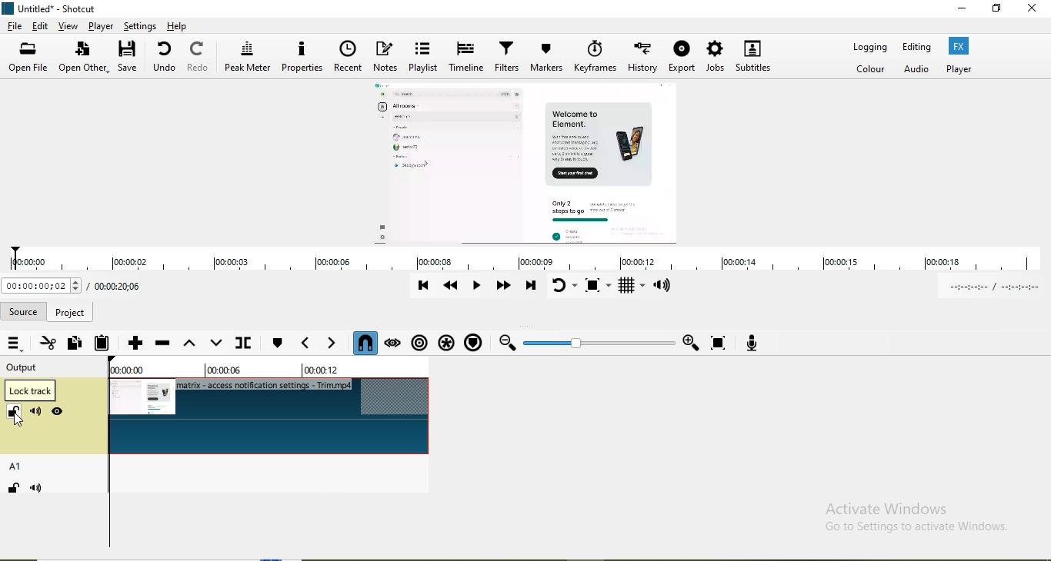 The height and width of the screenshot is (561, 1051). I want to click on Zoom out, so click(506, 343).